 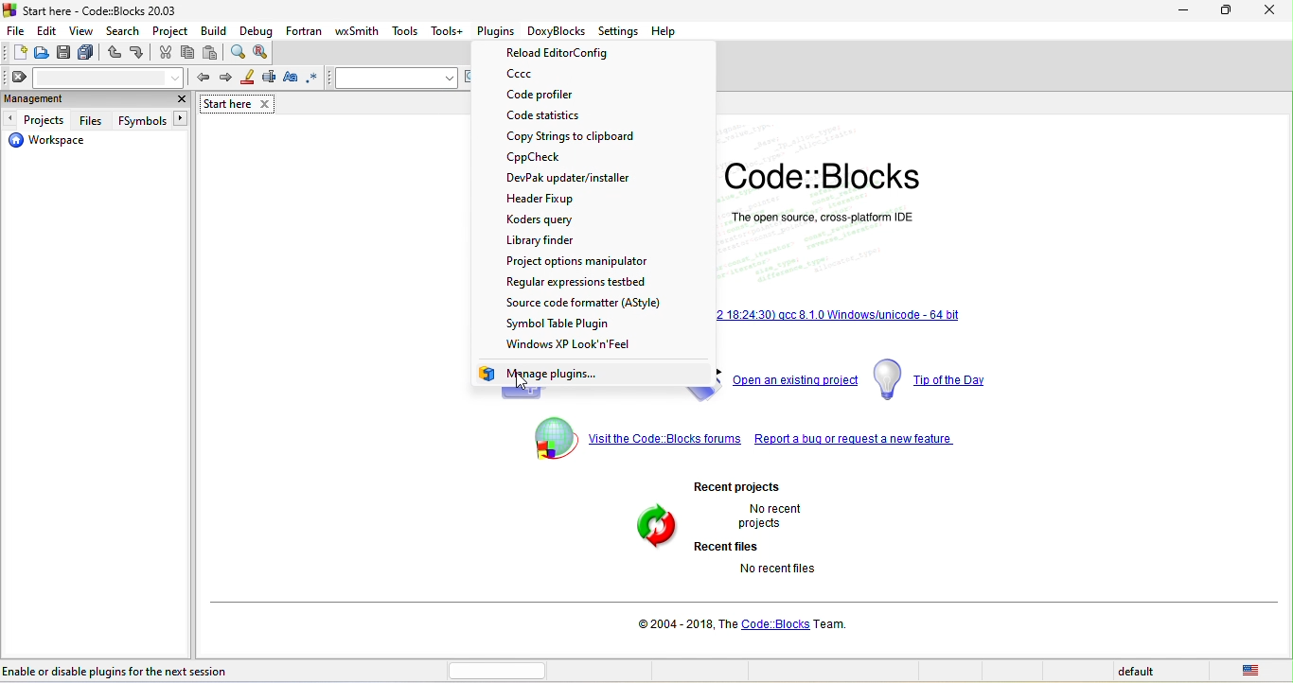 I want to click on save, so click(x=63, y=54).